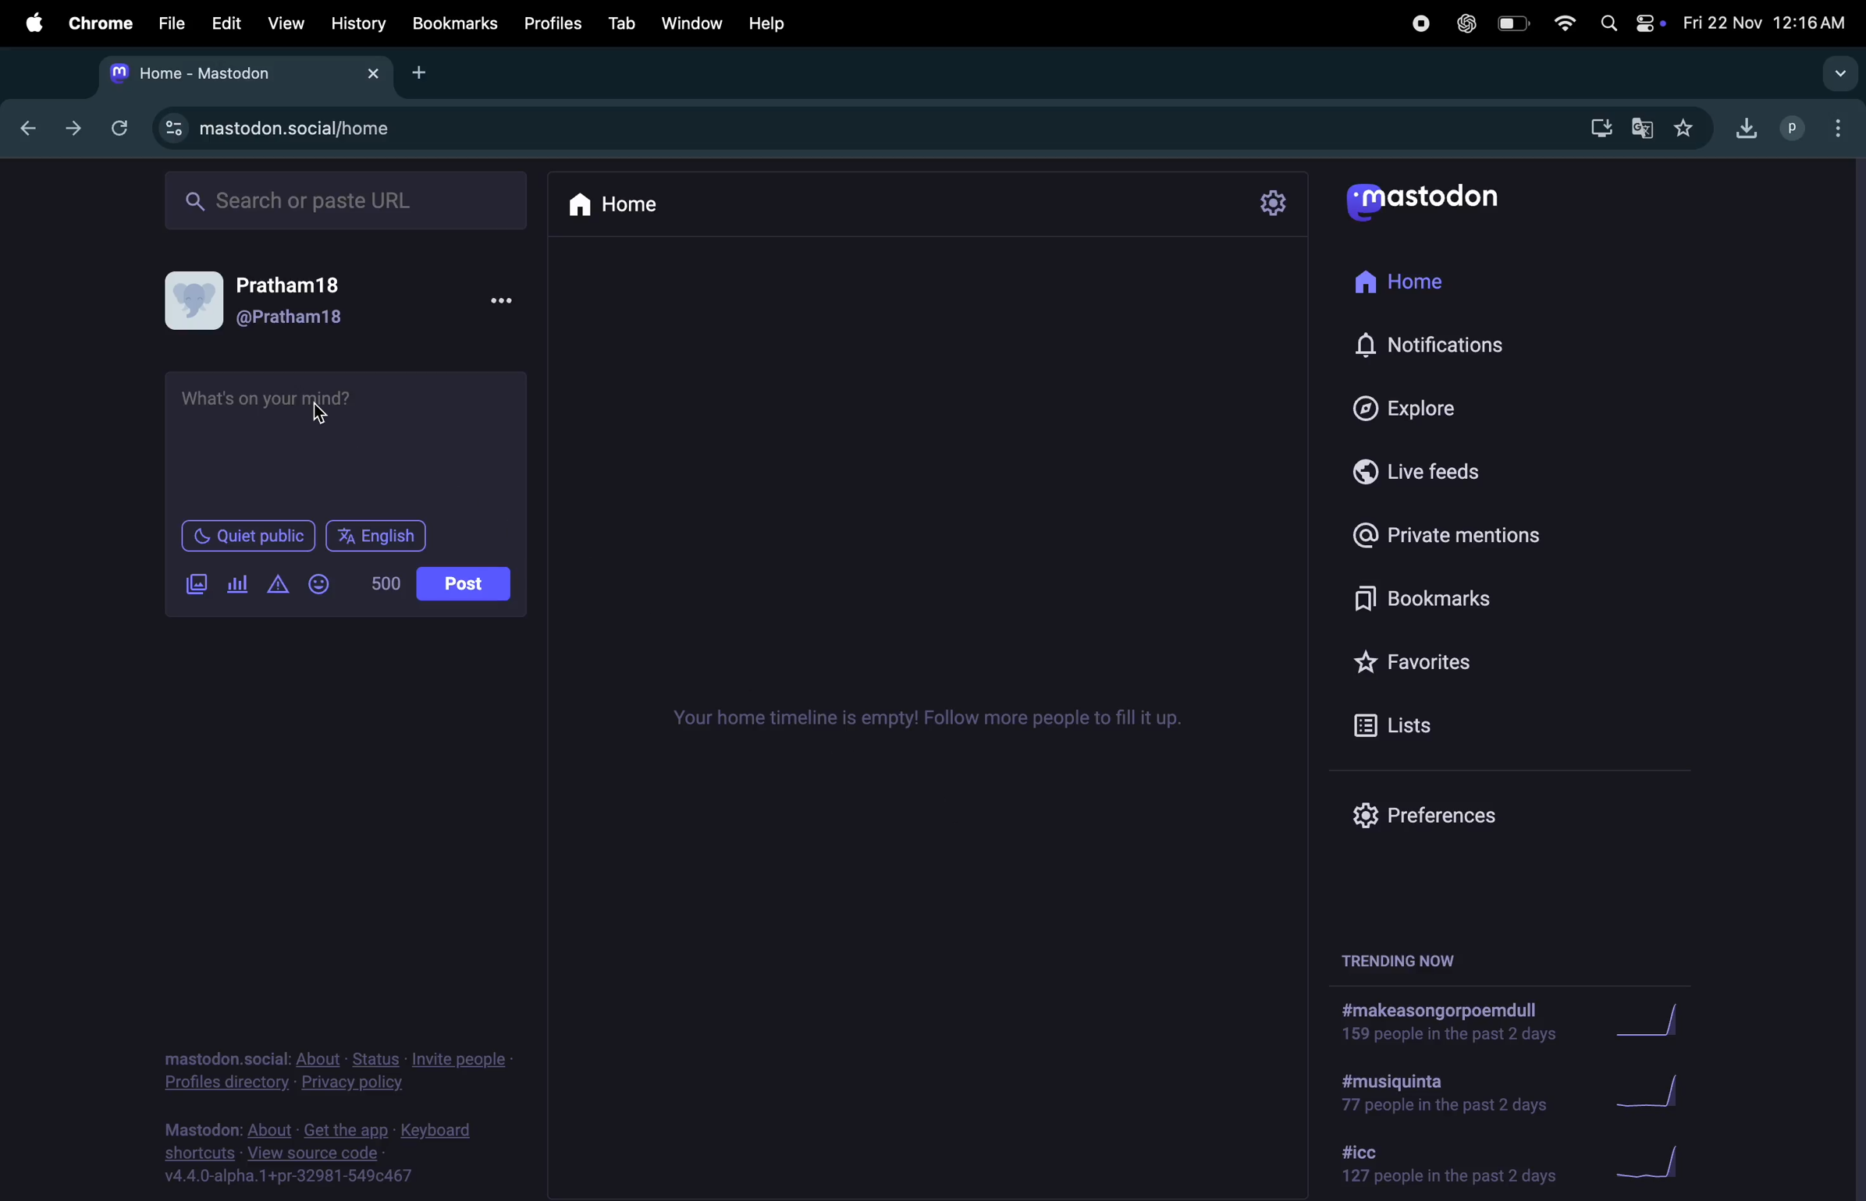 The height and width of the screenshot is (1201, 1866). I want to click on live feed, so click(1410, 471).